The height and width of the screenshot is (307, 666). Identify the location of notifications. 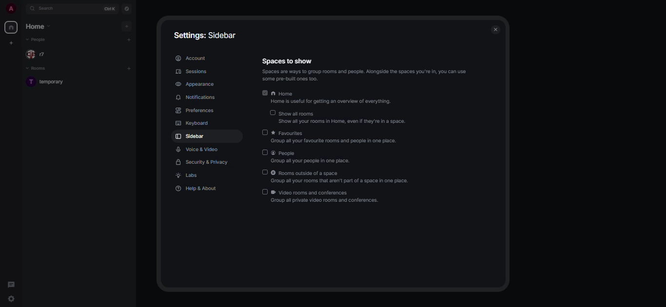
(198, 98).